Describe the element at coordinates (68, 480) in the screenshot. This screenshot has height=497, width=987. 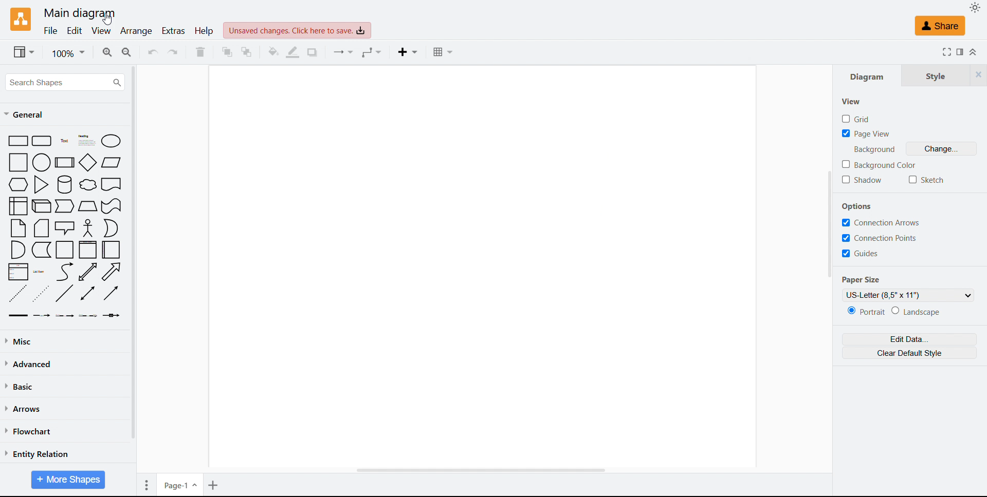
I see `More shapes` at that location.